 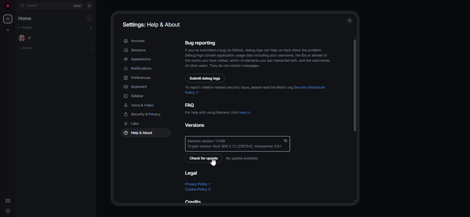 I want to click on expand, so click(x=17, y=6).